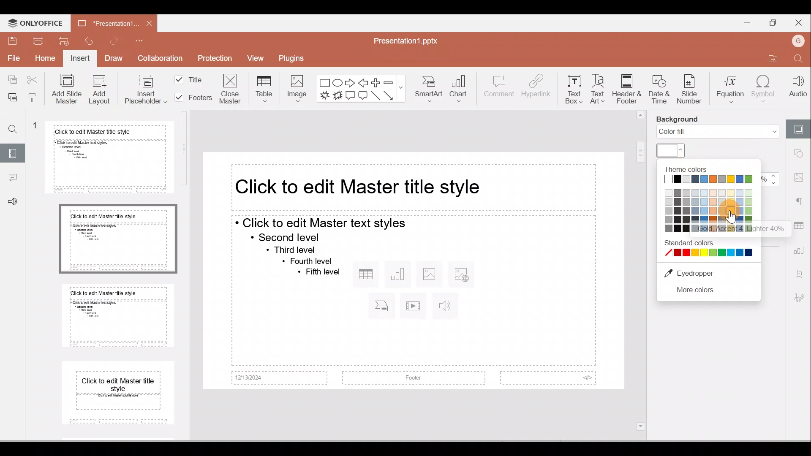 The image size is (811, 456). What do you see at coordinates (765, 90) in the screenshot?
I see `Symbol` at bounding box center [765, 90].